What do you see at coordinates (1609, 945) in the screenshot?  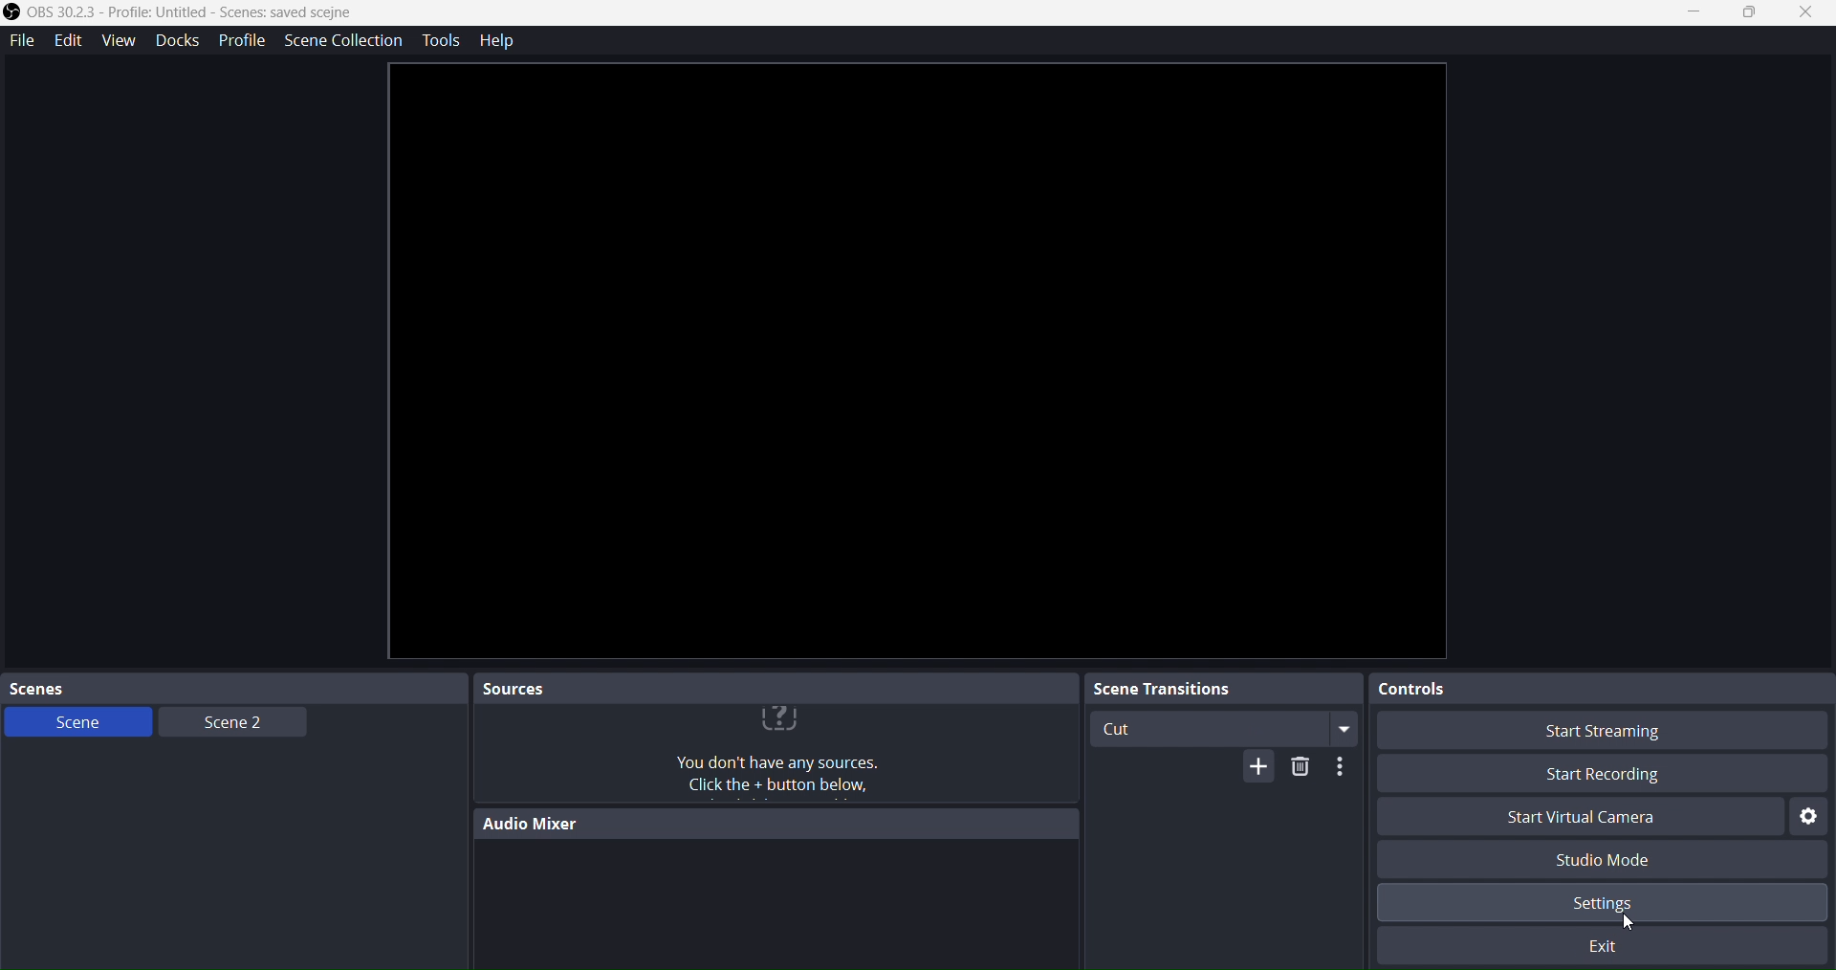 I see `Exit` at bounding box center [1609, 945].